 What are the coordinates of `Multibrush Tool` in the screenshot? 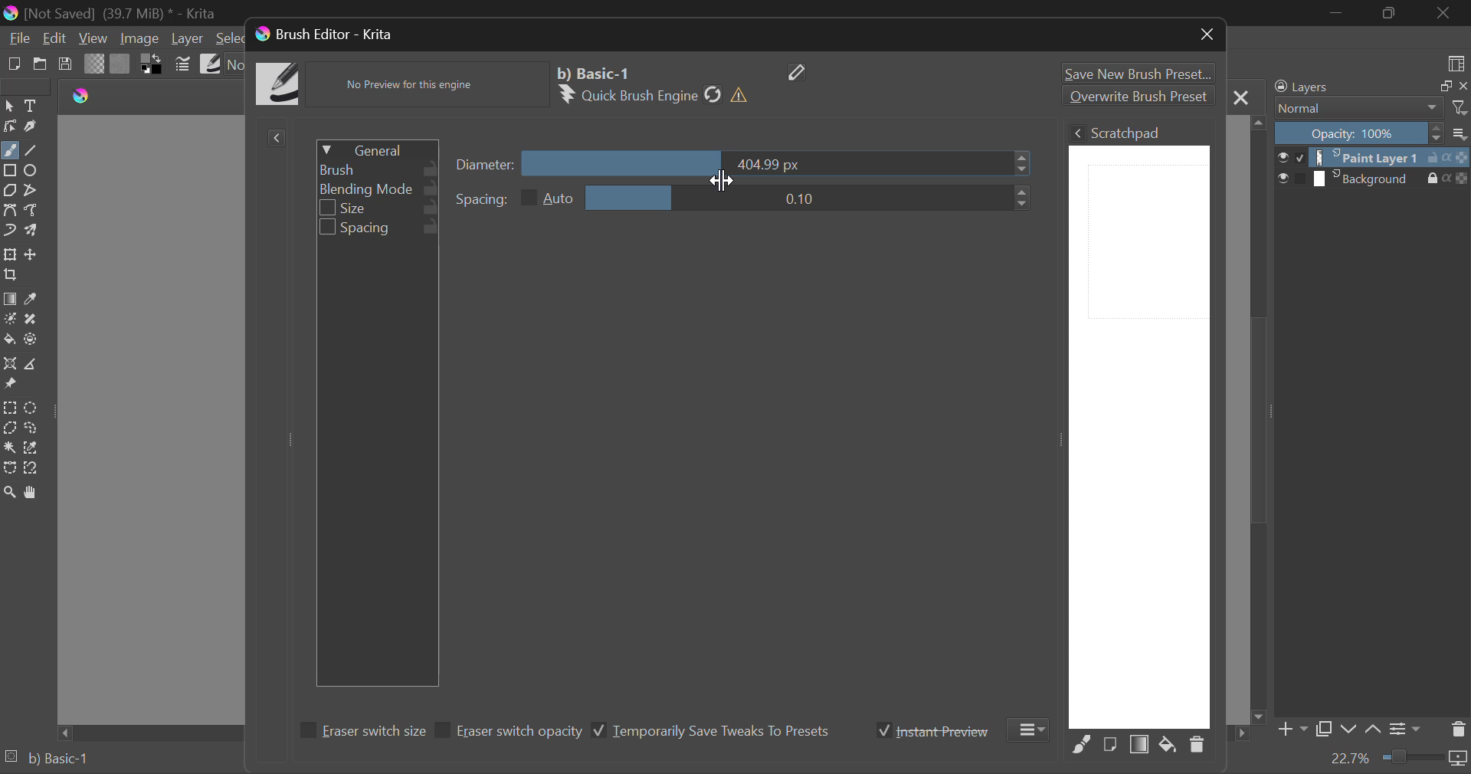 It's located at (31, 231).